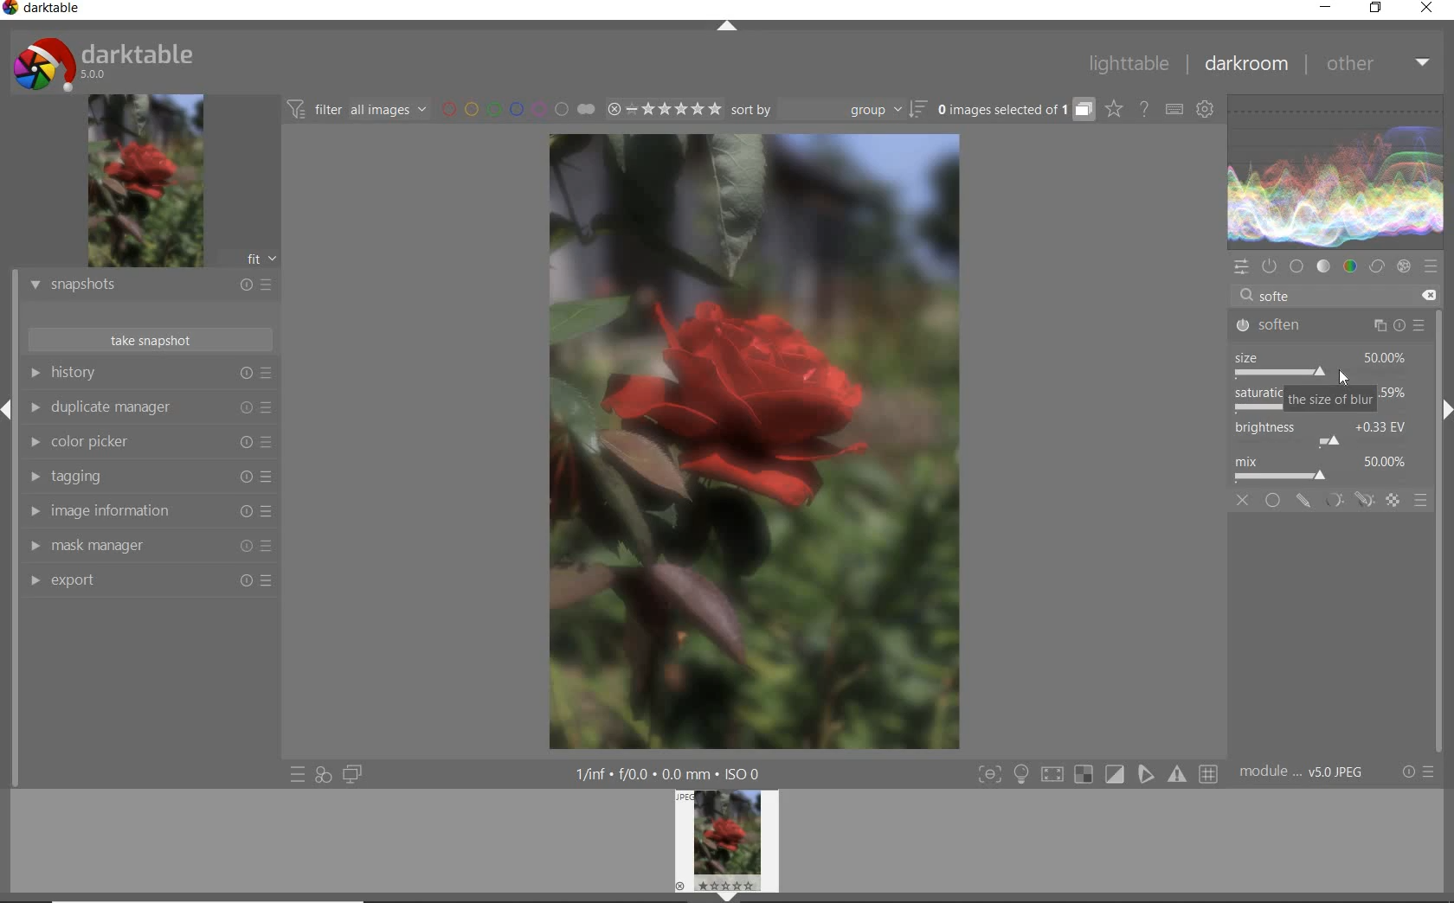 The width and height of the screenshot is (1454, 903). I want to click on show only active modules, so click(1268, 265).